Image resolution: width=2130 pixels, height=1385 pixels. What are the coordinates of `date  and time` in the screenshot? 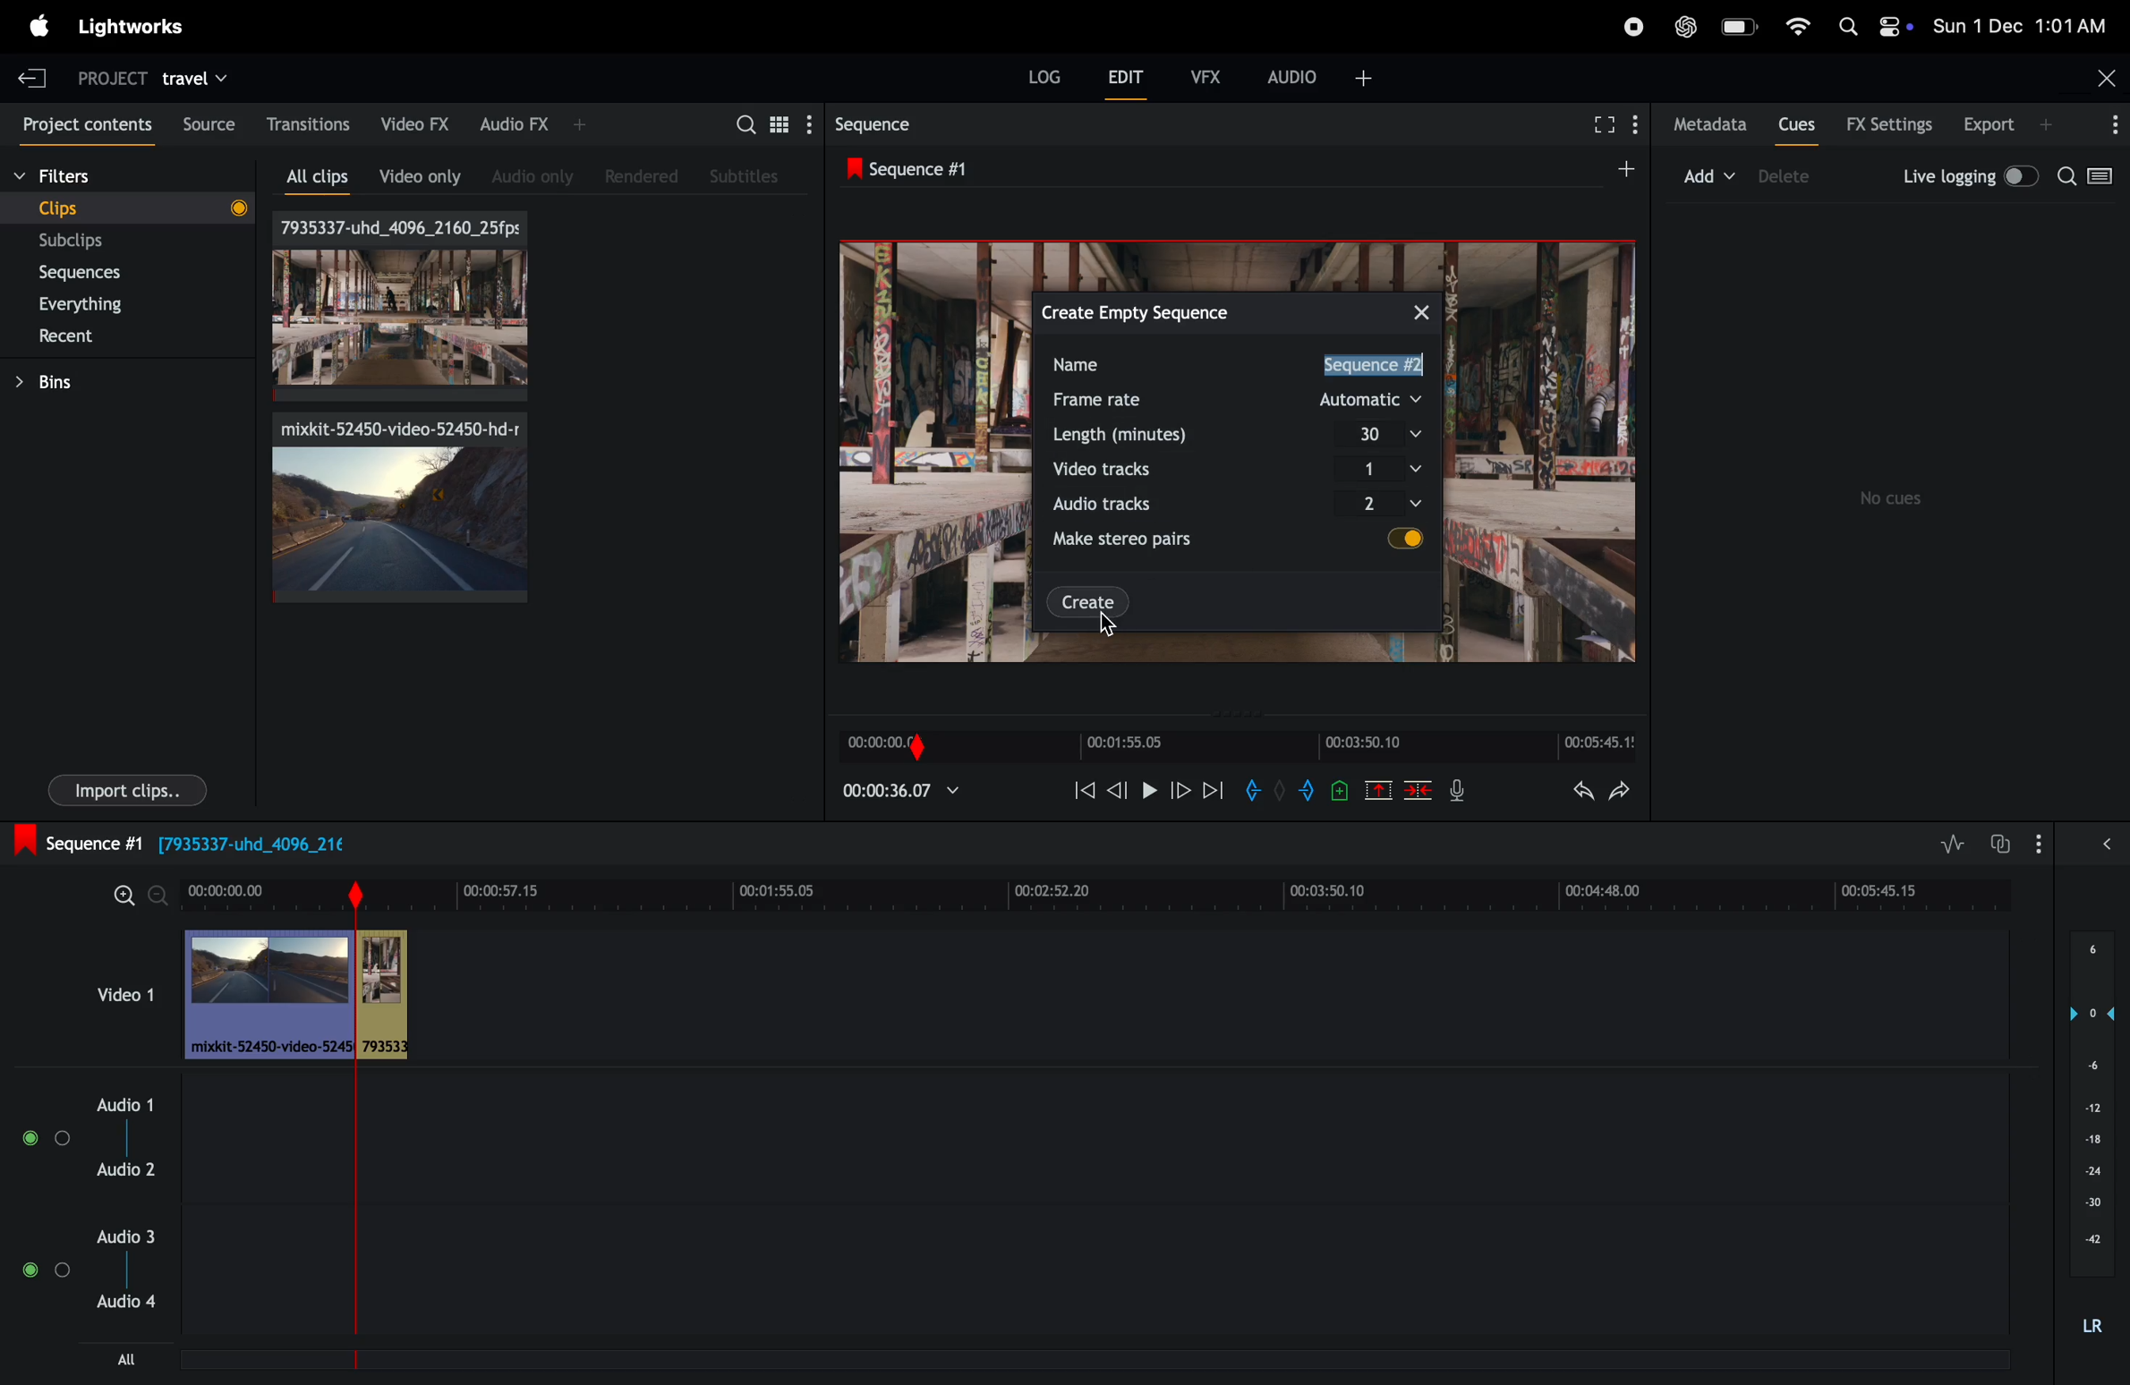 It's located at (2020, 21).